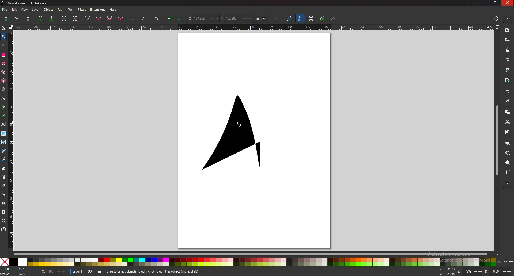  I want to click on edit, so click(14, 10).